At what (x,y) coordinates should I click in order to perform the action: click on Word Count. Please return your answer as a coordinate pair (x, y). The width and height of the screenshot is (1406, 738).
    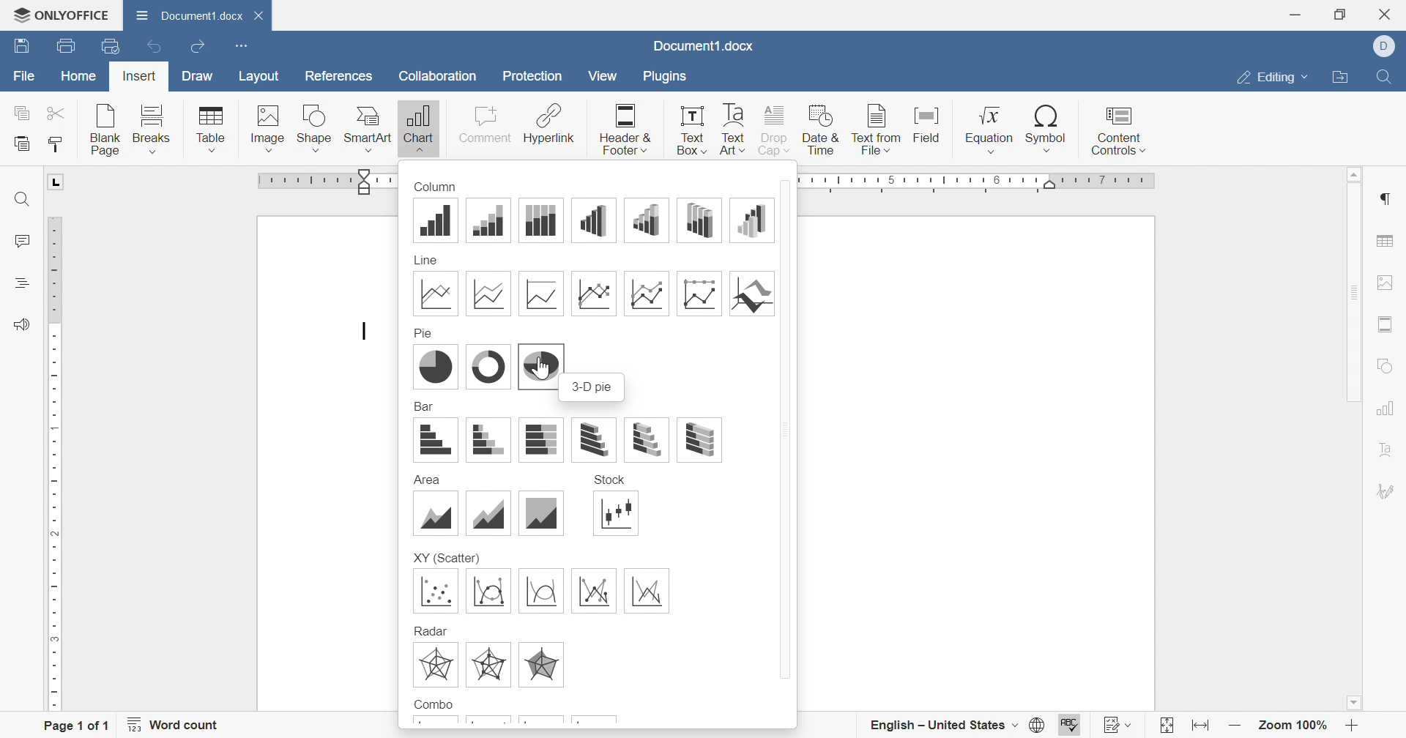
    Looking at the image, I should click on (176, 724).